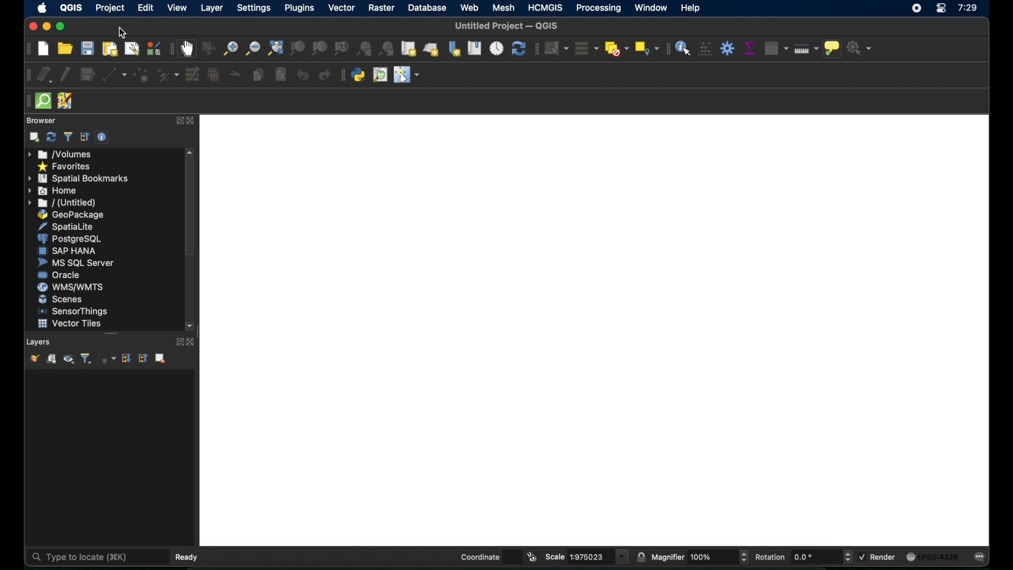 This screenshot has height=570, width=1013. What do you see at coordinates (452, 49) in the screenshot?
I see `new spatial bookmark` at bounding box center [452, 49].